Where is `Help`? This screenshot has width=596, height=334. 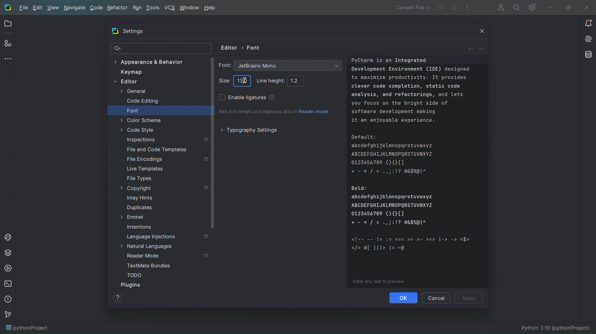 Help is located at coordinates (273, 98).